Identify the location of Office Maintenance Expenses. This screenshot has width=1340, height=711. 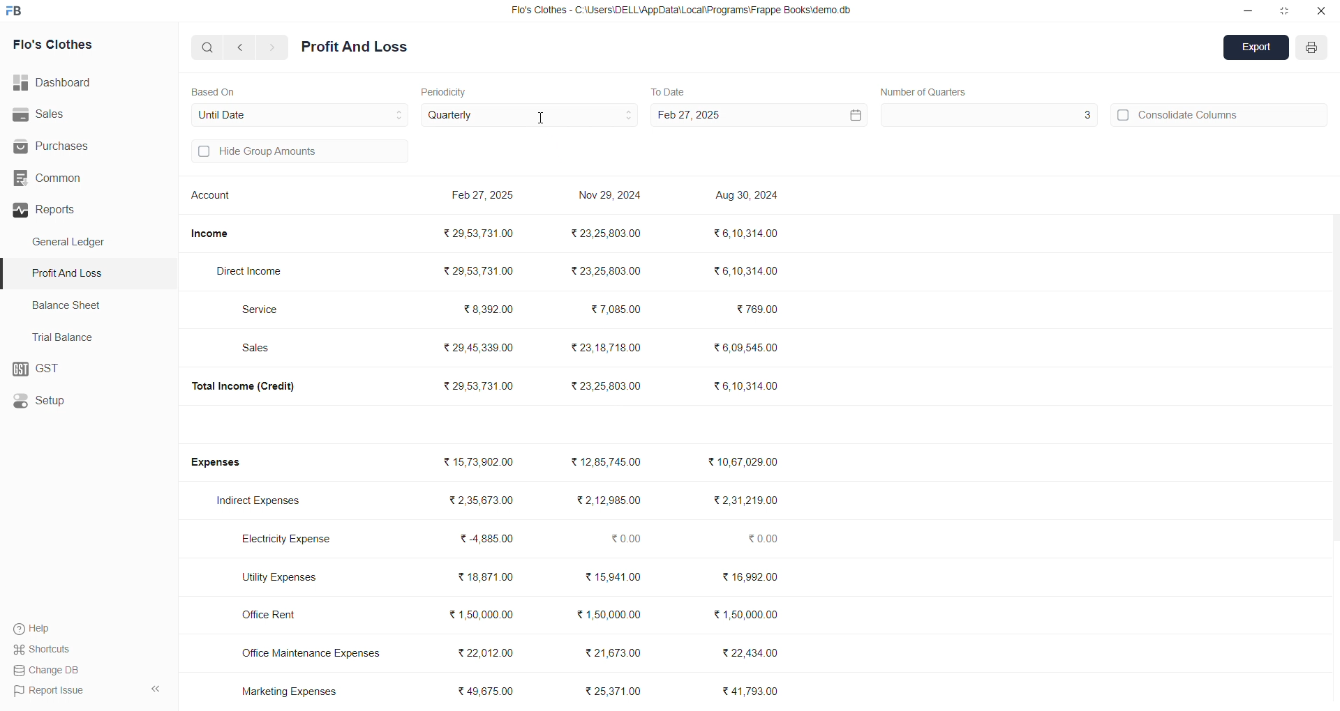
(311, 652).